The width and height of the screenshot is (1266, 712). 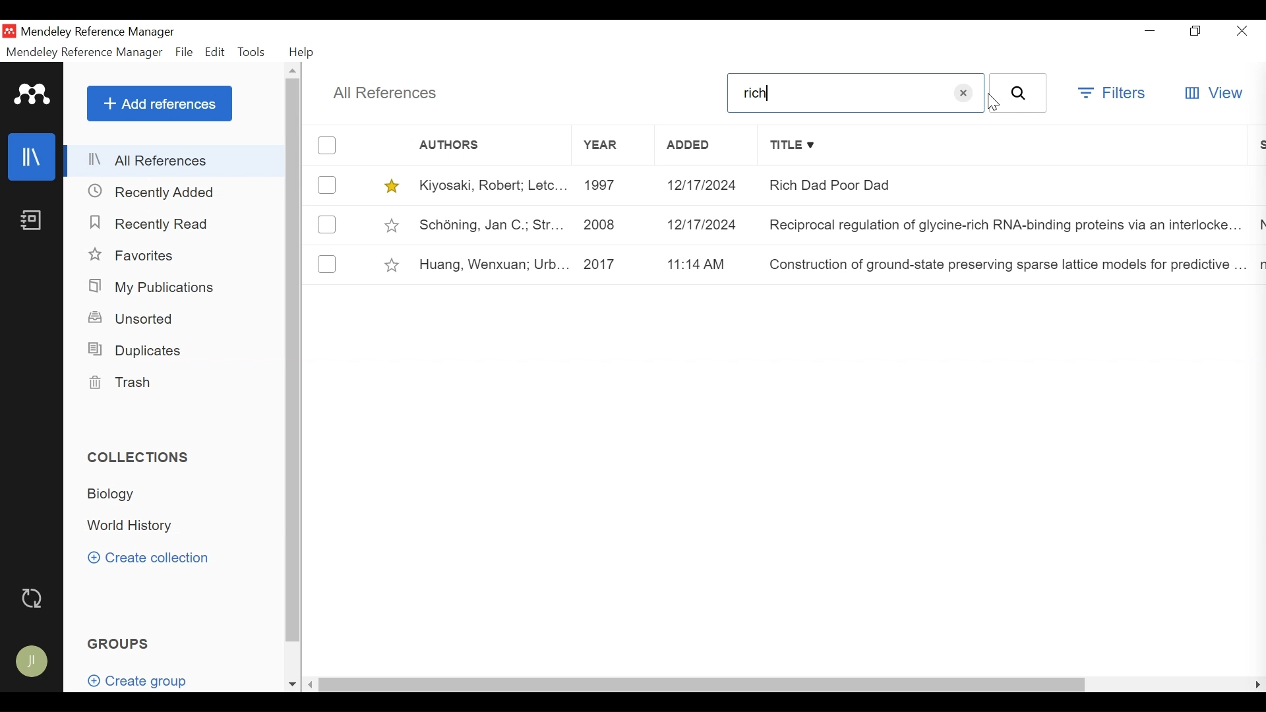 What do you see at coordinates (252, 51) in the screenshot?
I see `Tools` at bounding box center [252, 51].